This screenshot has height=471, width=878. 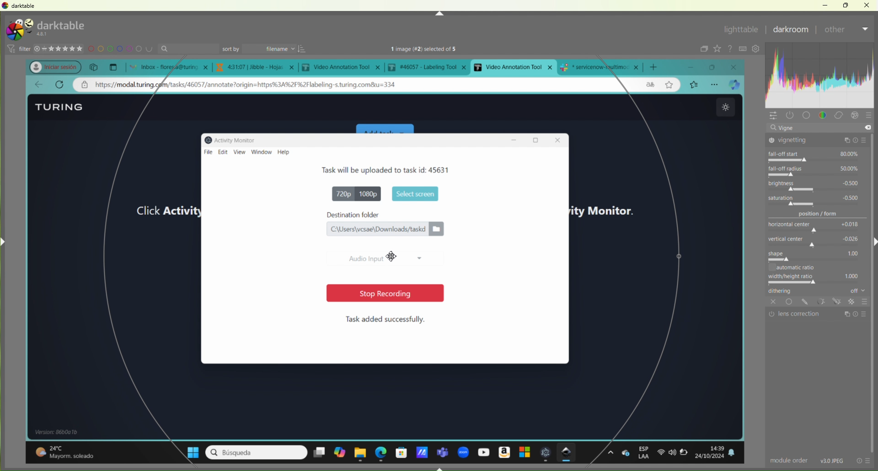 What do you see at coordinates (159, 211) in the screenshot?
I see `click activity` at bounding box center [159, 211].